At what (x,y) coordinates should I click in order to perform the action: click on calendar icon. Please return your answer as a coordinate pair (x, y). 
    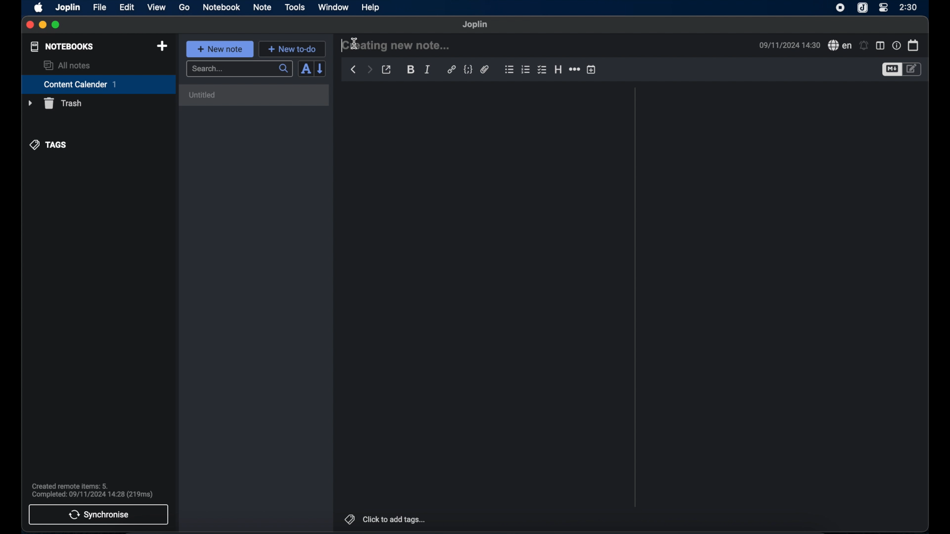
    Looking at the image, I should click on (914, 45).